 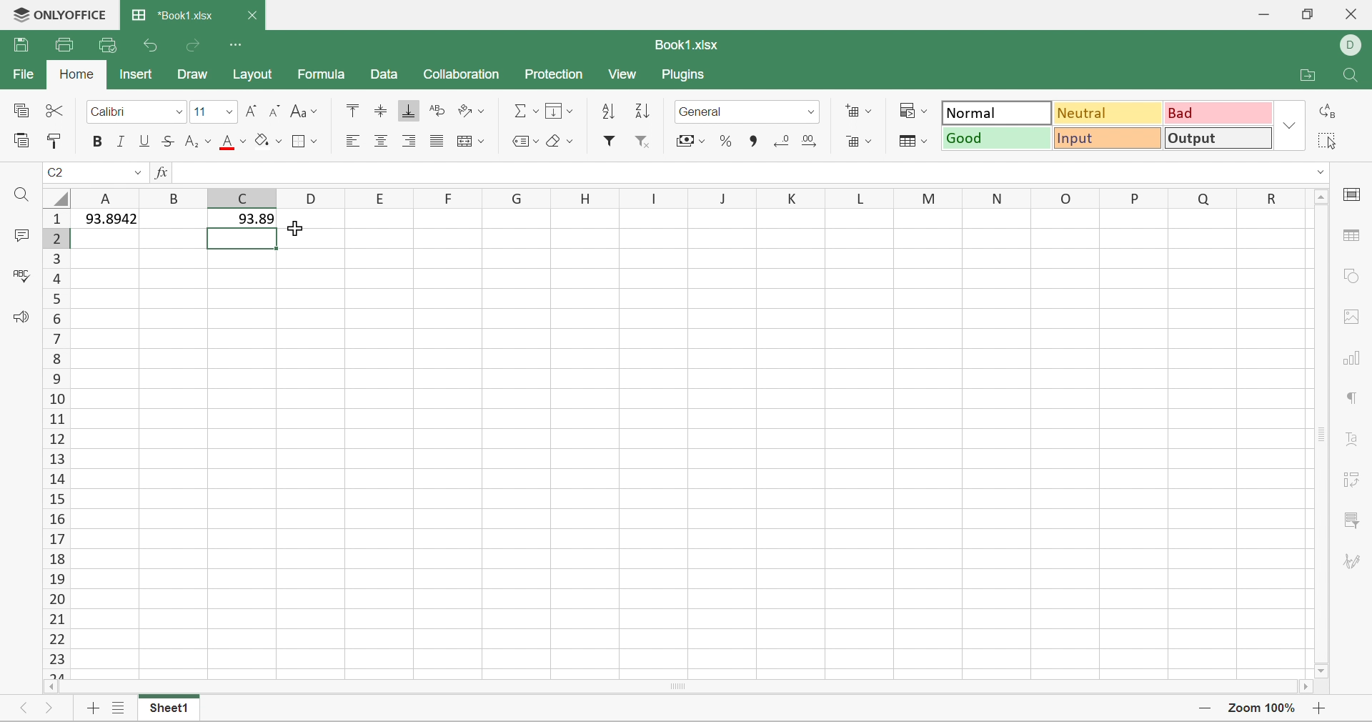 I want to click on Align Left, so click(x=352, y=140).